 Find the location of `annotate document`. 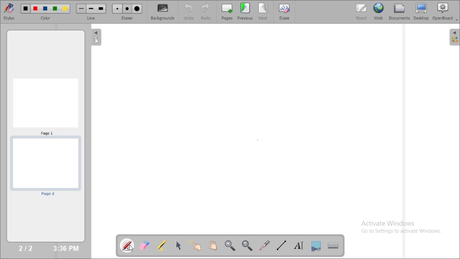

annotate document is located at coordinates (128, 246).